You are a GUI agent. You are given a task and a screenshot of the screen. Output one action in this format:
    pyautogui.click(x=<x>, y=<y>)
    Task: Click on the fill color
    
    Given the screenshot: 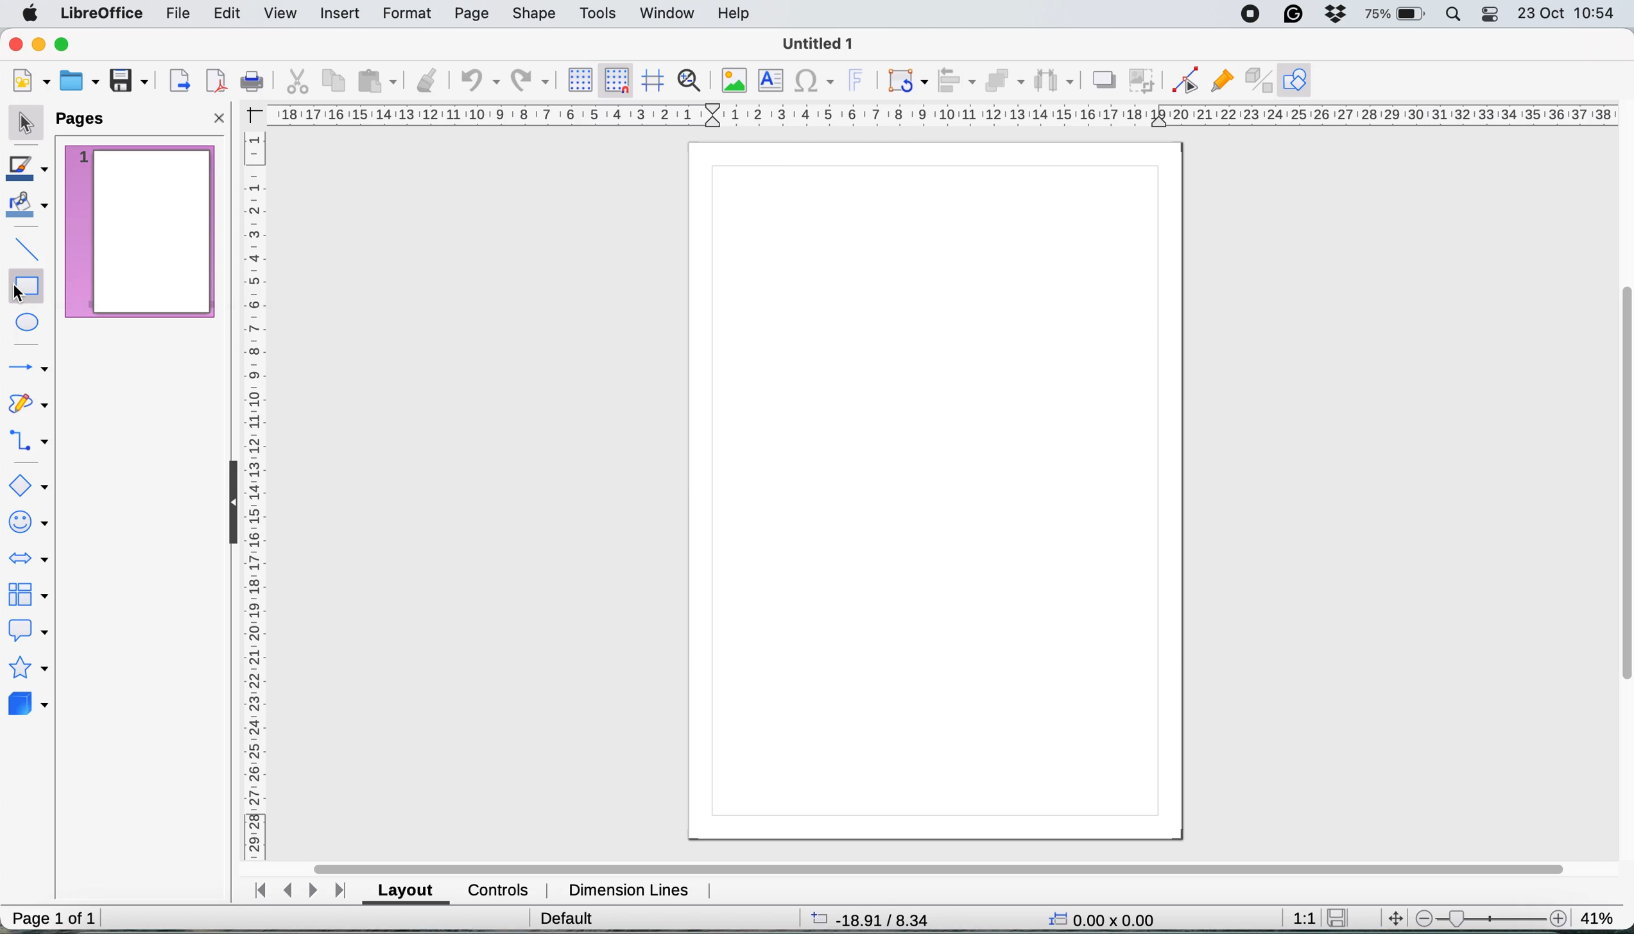 What is the action you would take?
    pyautogui.click(x=30, y=209)
    